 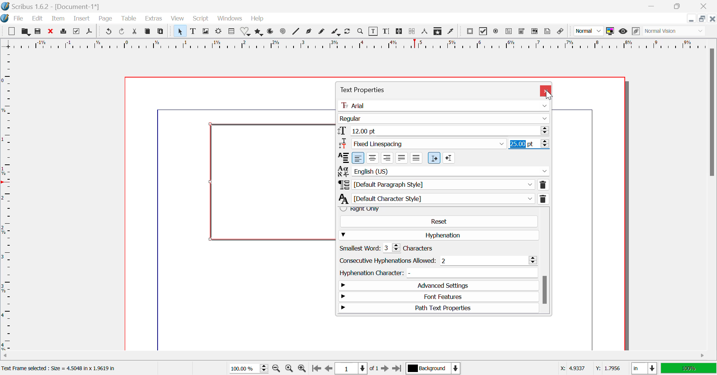 I want to click on left align, so click(x=358, y=158).